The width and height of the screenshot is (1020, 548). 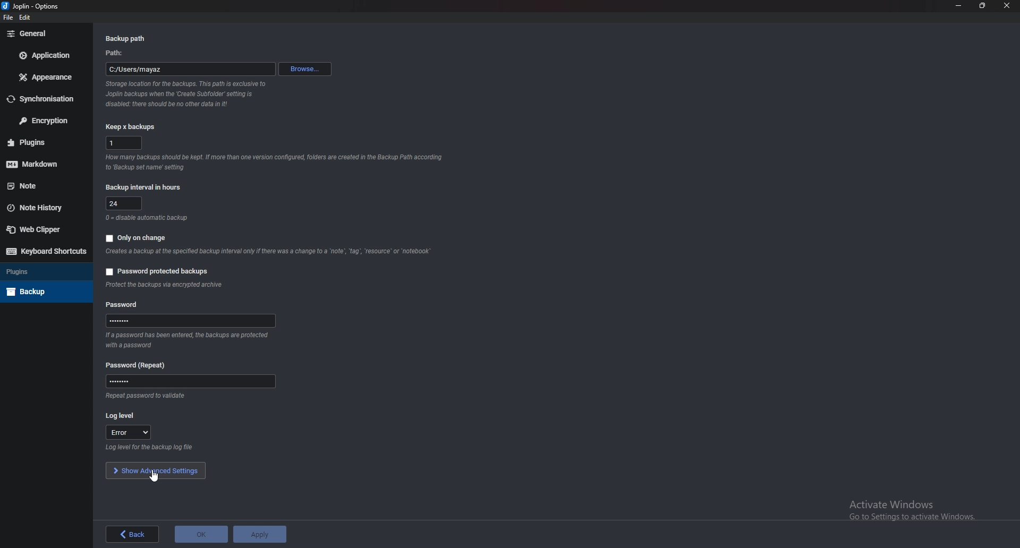 What do you see at coordinates (44, 208) in the screenshot?
I see `Note history` at bounding box center [44, 208].